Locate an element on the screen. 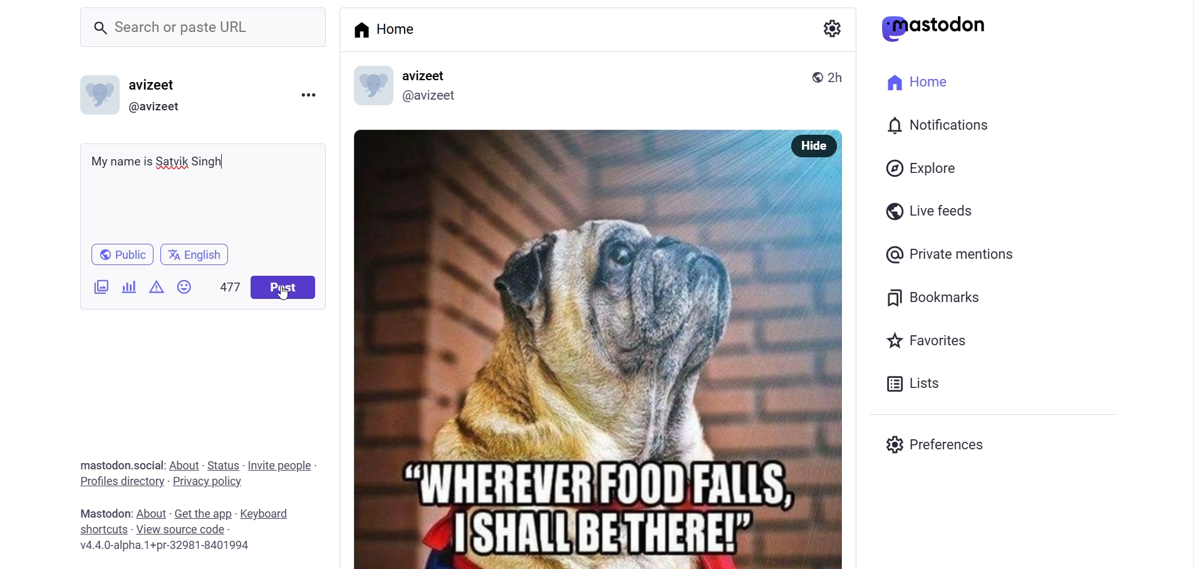 This screenshot has height=569, width=1194. @astodon is located at coordinates (941, 32).